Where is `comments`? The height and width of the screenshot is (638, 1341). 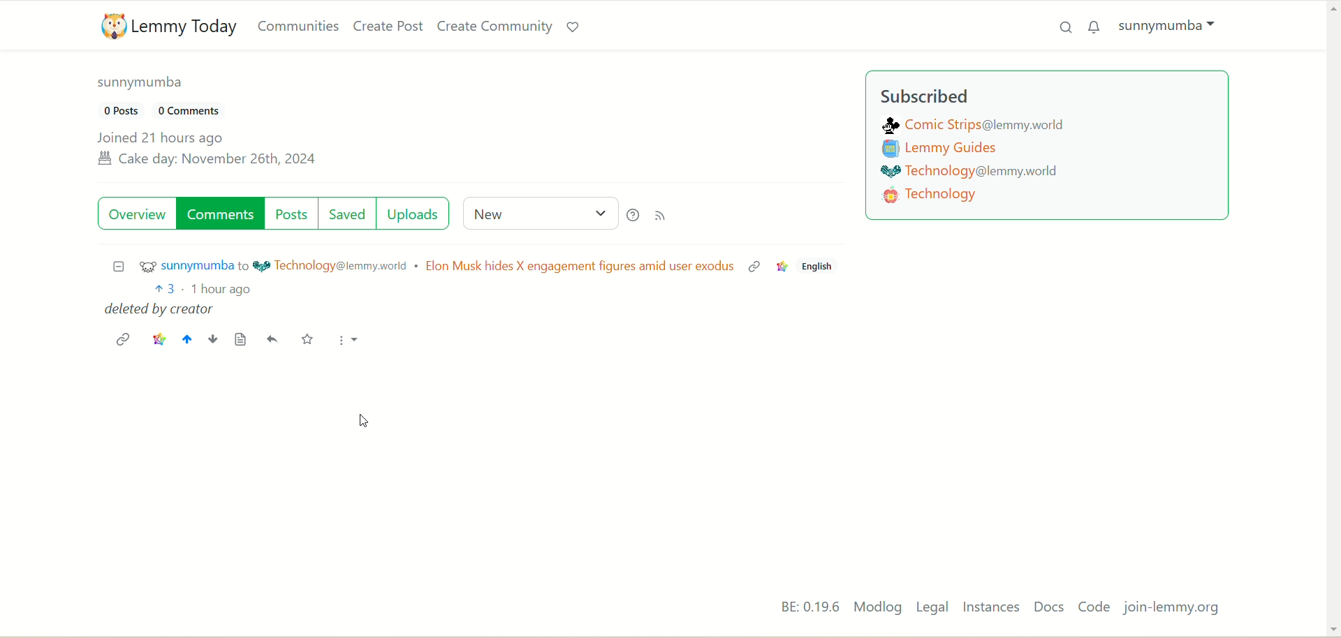
comments is located at coordinates (220, 214).